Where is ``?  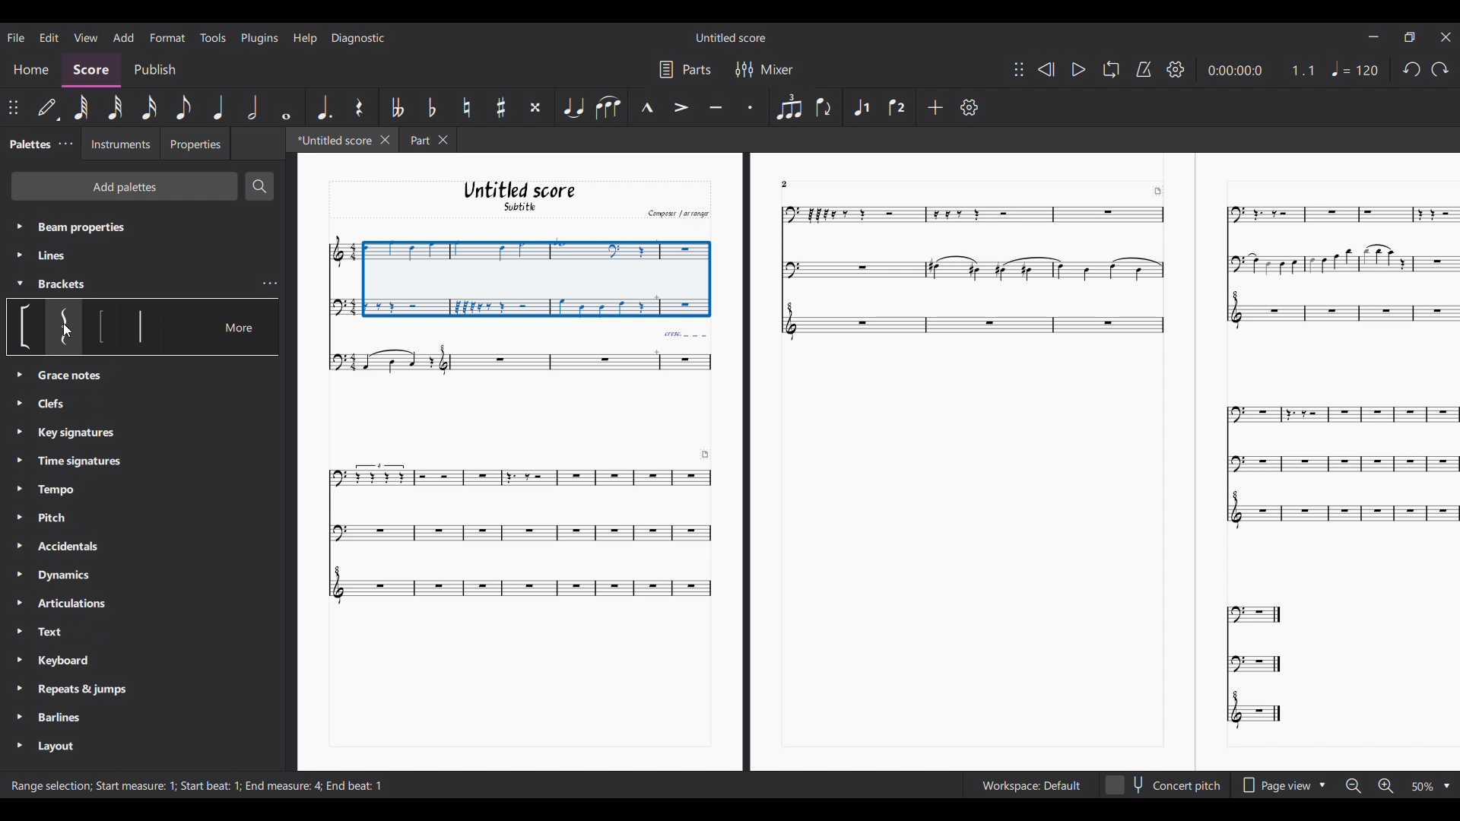
 is located at coordinates (1341, 308).